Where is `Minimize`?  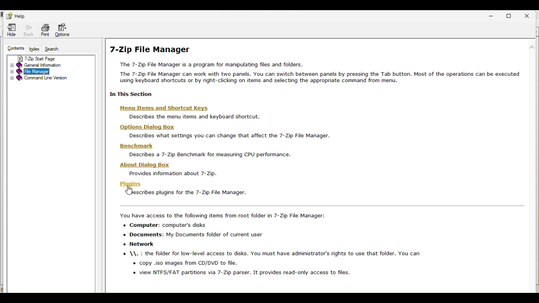
Minimize is located at coordinates (492, 16).